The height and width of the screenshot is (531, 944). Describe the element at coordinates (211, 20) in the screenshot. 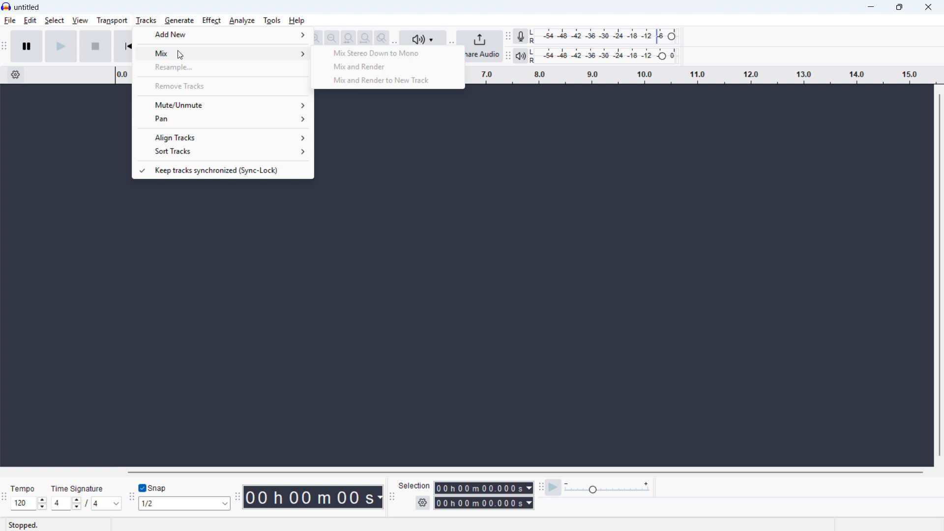

I see `Effect ` at that location.